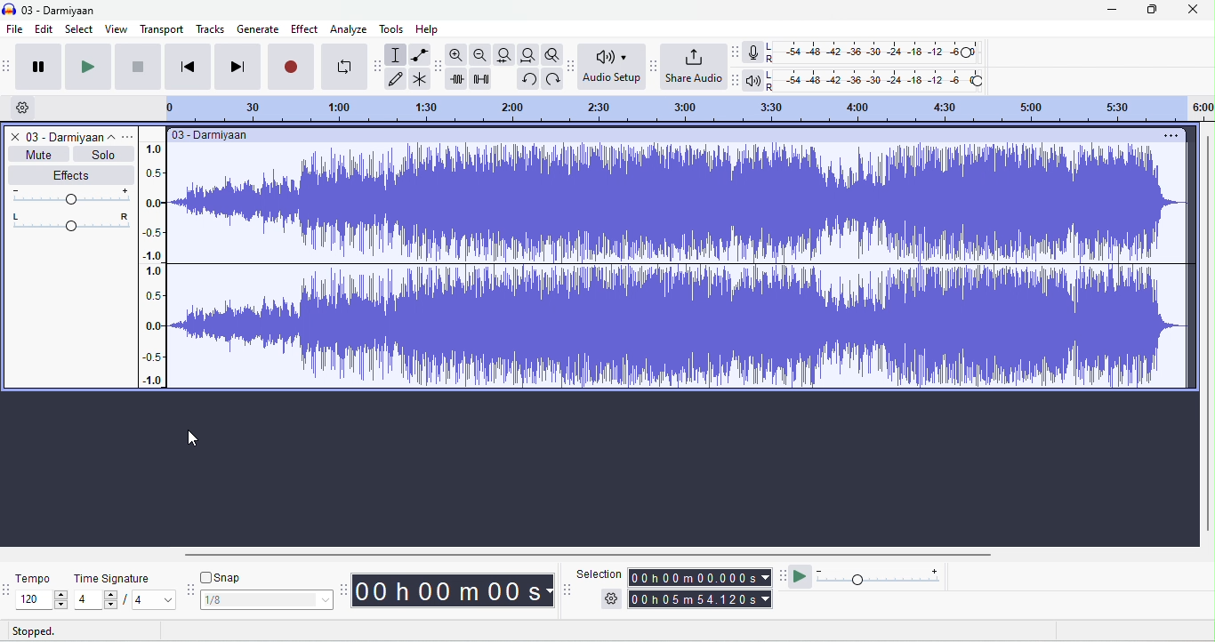  I want to click on audacity audio transport toolbar, so click(8, 66).